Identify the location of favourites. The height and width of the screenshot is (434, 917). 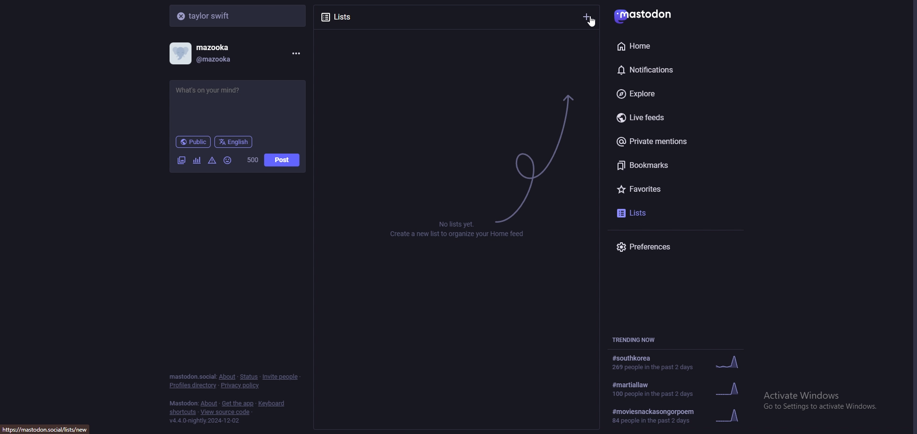
(667, 187).